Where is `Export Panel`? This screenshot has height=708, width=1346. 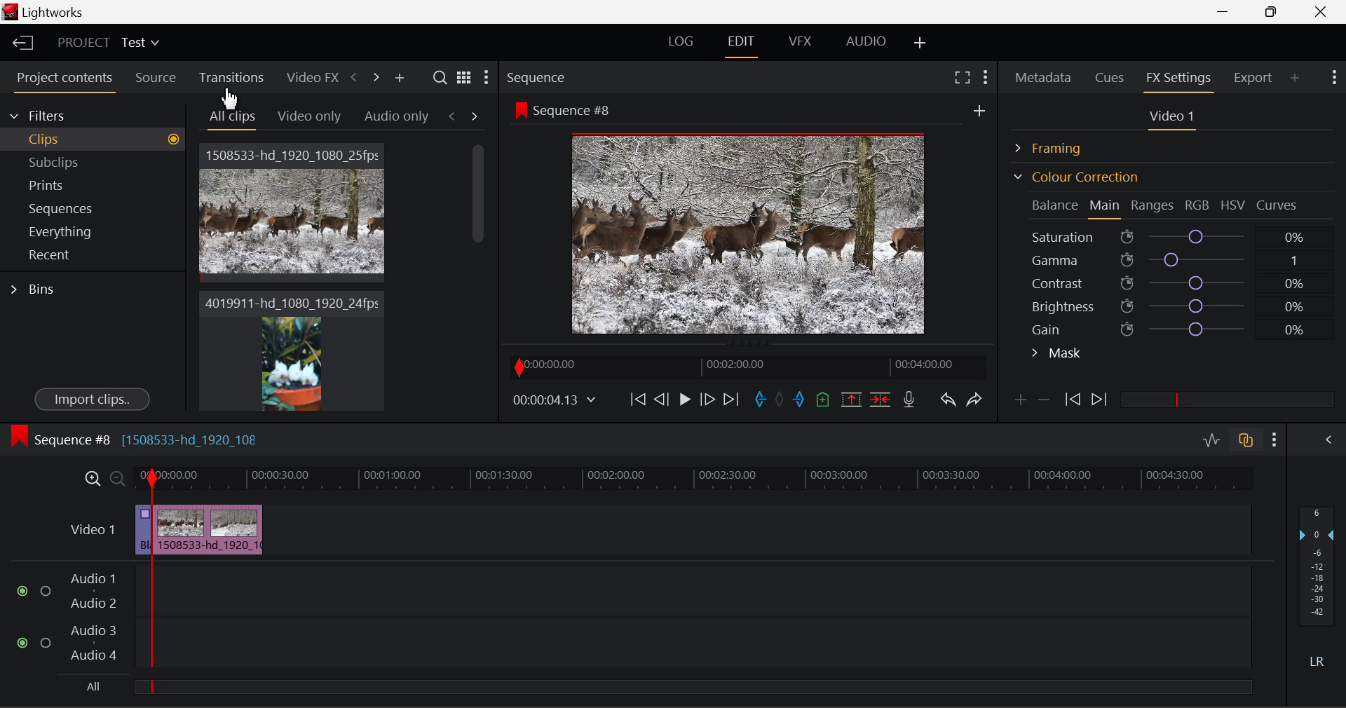 Export Panel is located at coordinates (1255, 77).